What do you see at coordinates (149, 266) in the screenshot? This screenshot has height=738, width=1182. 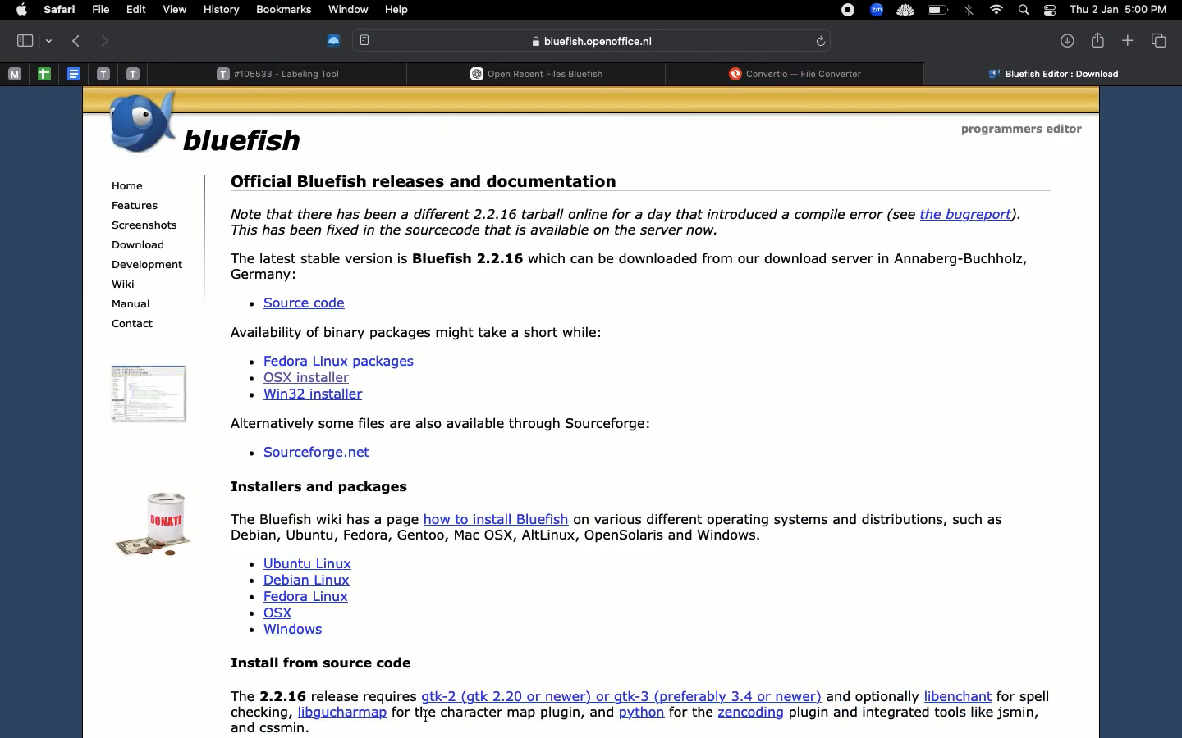 I see `development` at bounding box center [149, 266].